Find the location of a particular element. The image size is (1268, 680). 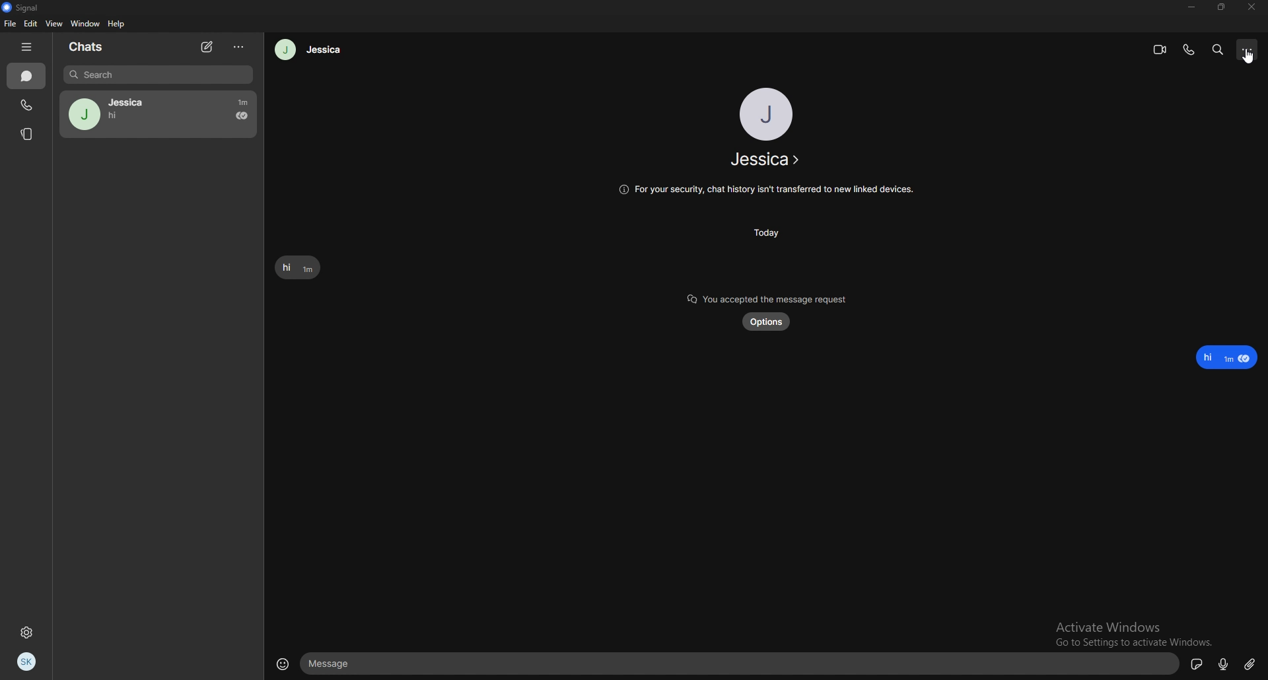

Hi is located at coordinates (297, 268).